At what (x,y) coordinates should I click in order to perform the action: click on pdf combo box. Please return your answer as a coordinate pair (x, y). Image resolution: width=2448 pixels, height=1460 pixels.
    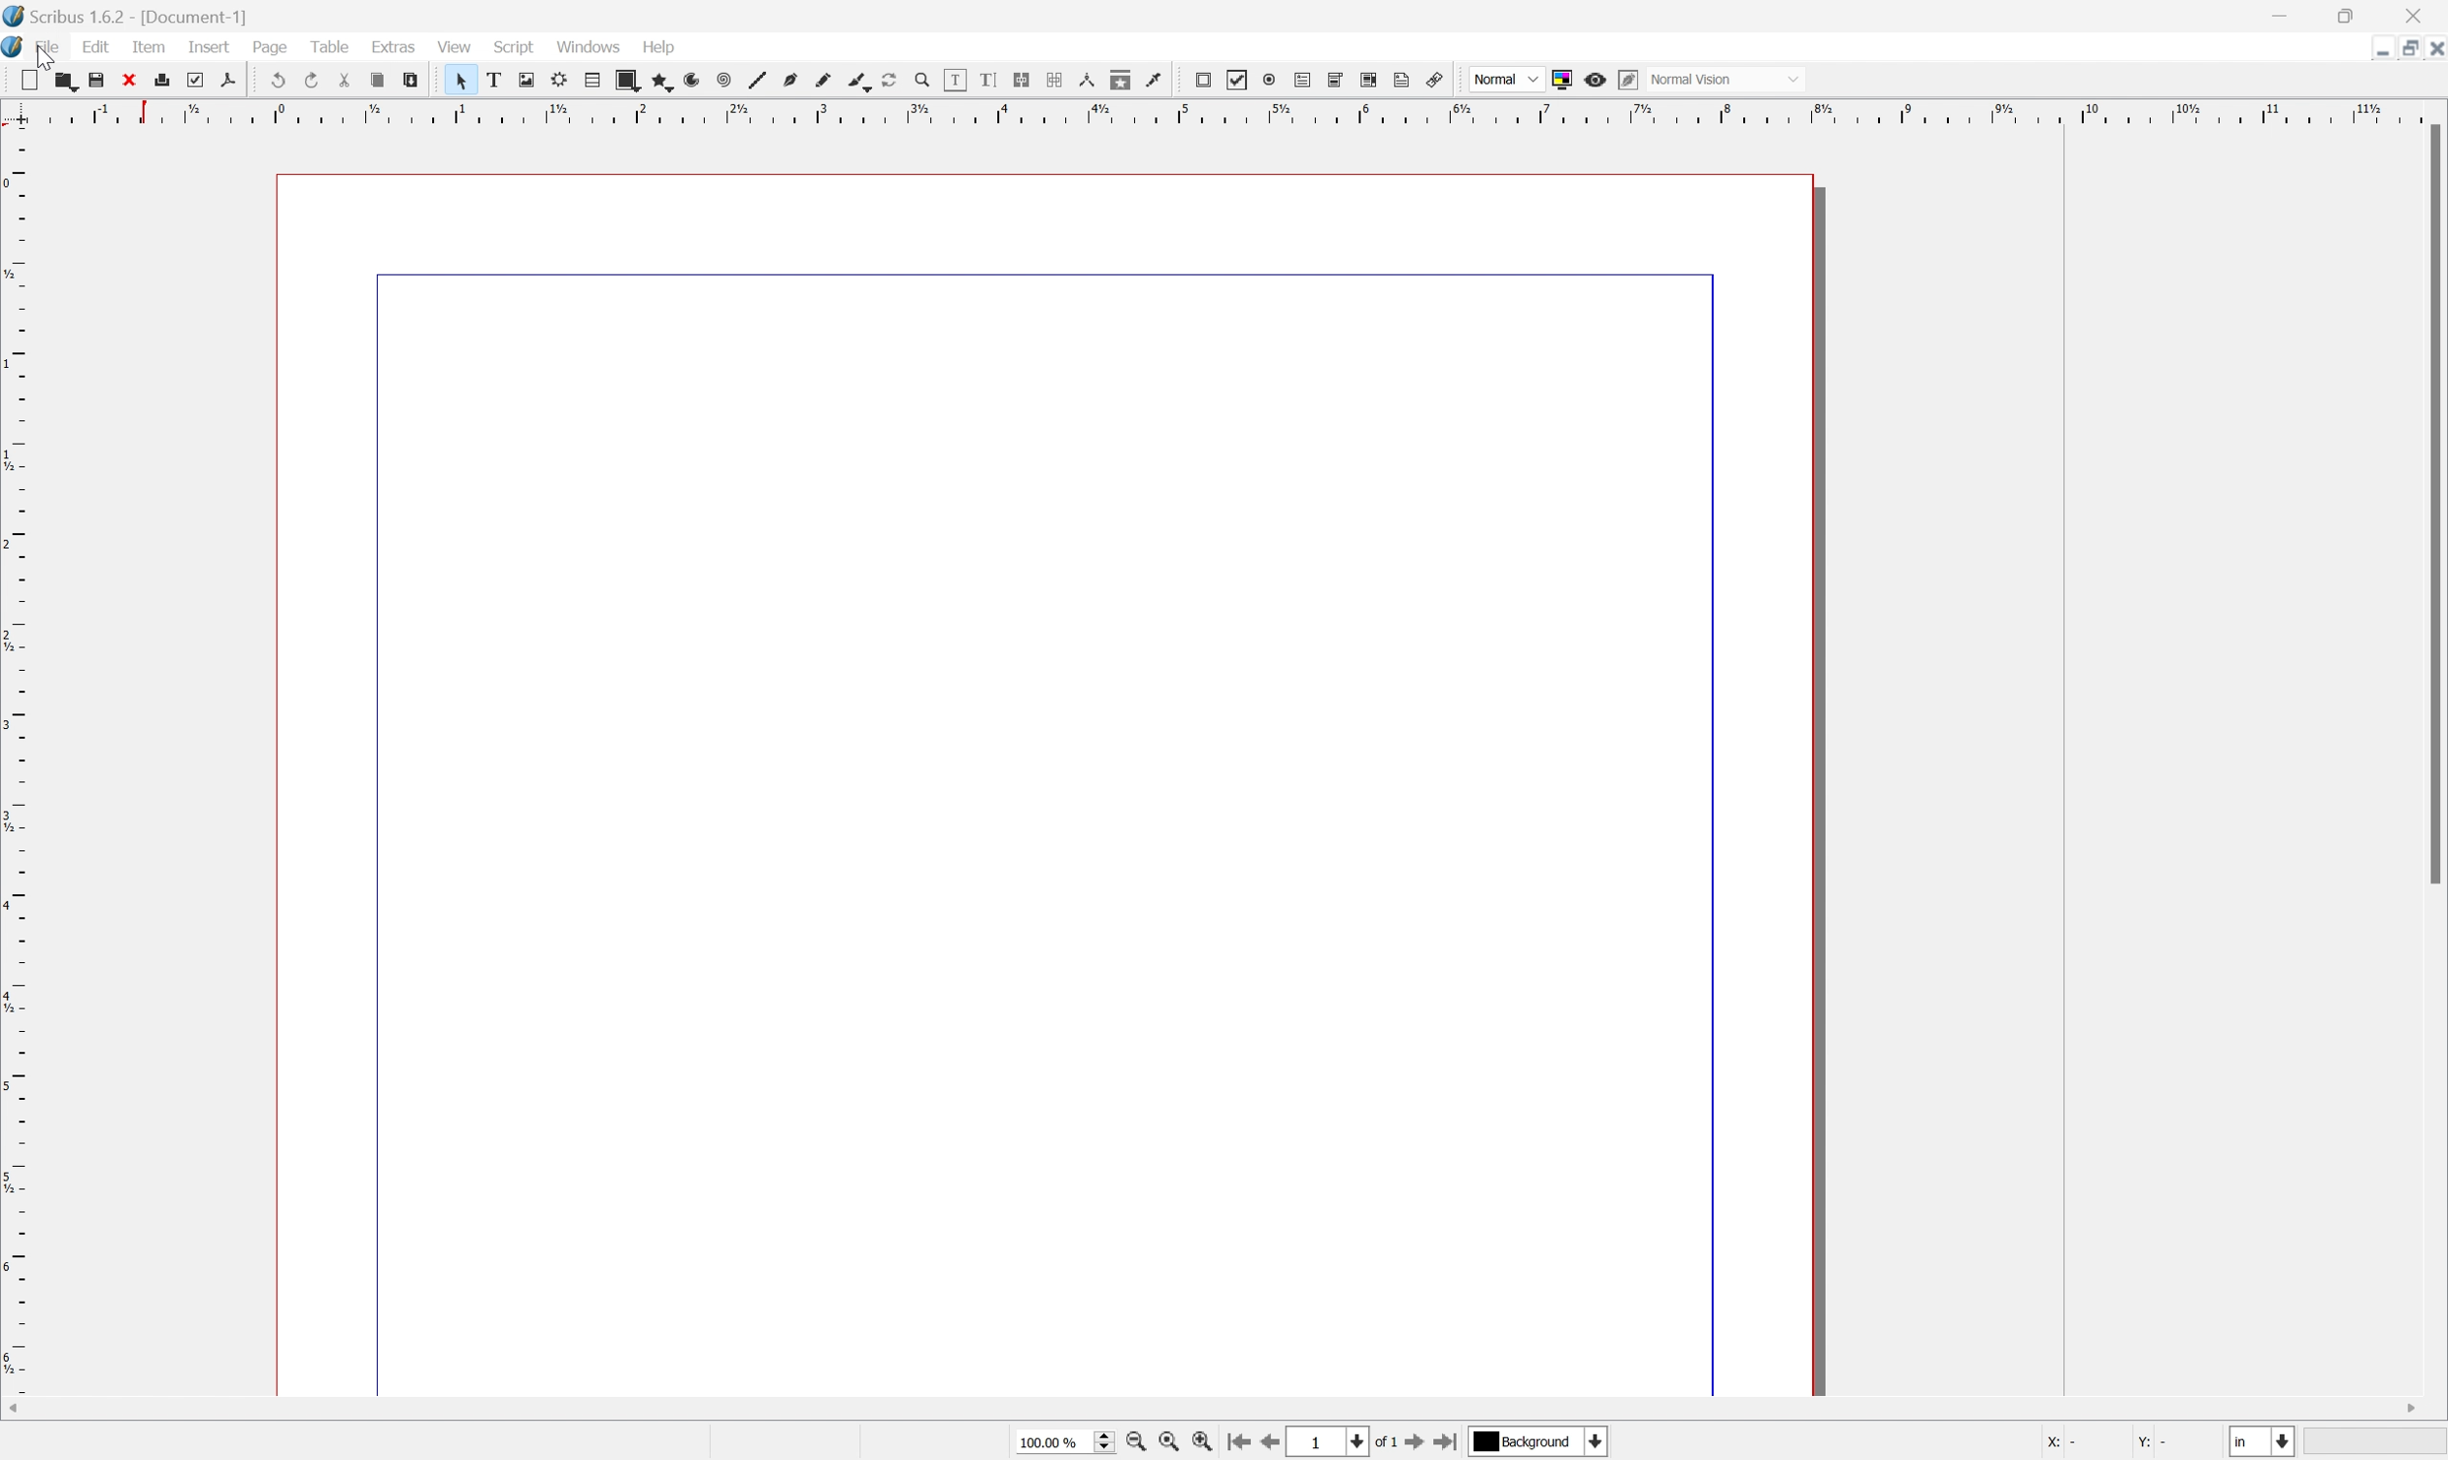
    Looking at the image, I should click on (1338, 78).